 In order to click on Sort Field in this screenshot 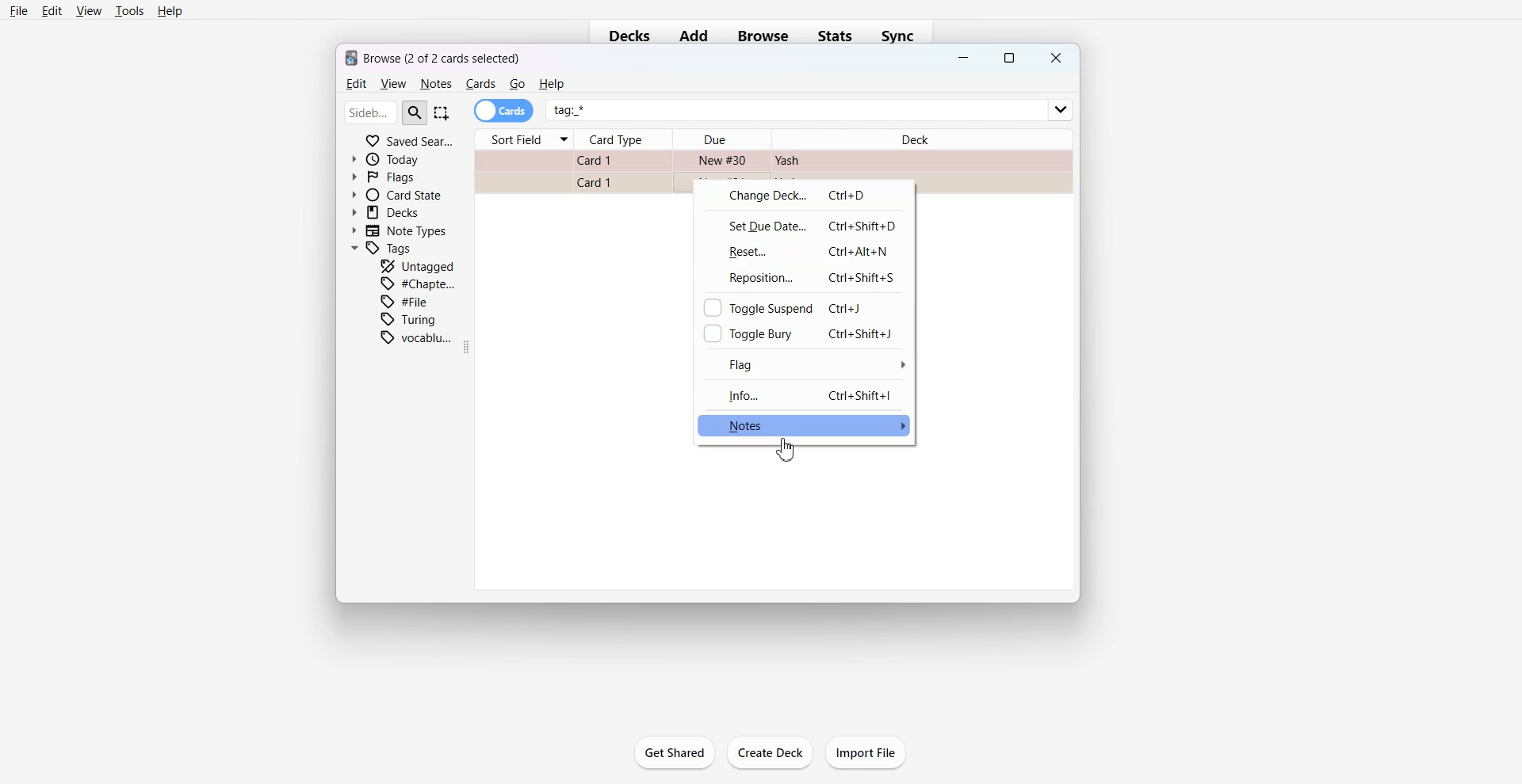, I will do `click(523, 139)`.